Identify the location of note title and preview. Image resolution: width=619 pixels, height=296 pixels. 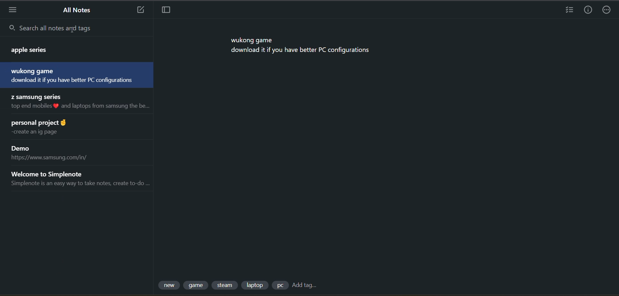
(75, 75).